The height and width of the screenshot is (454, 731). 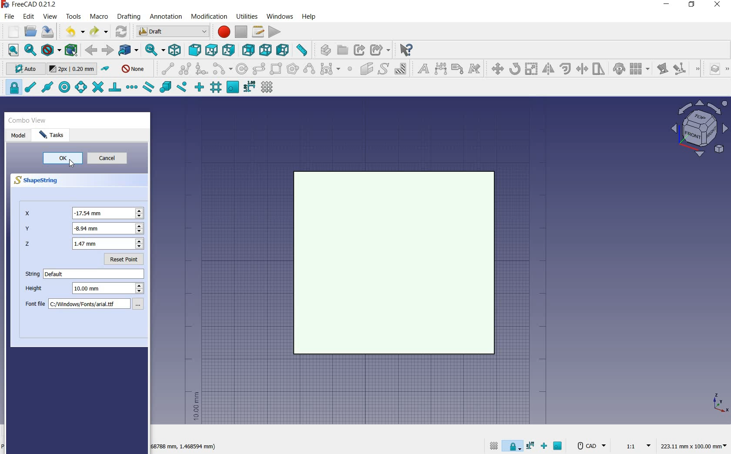 I want to click on reset point, so click(x=126, y=261).